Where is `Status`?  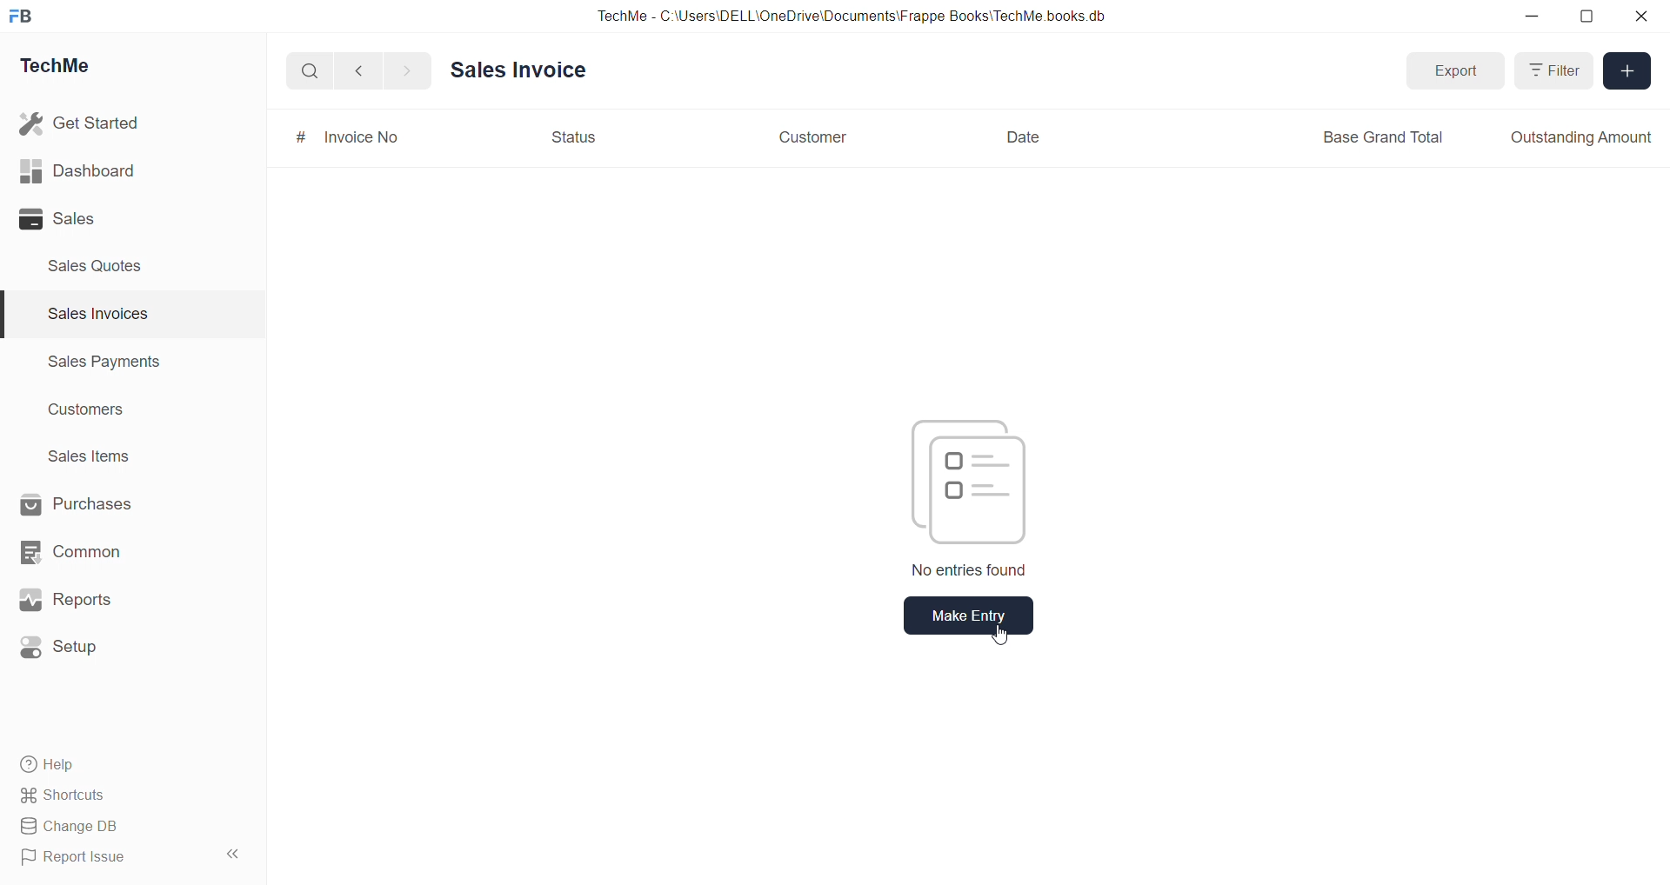 Status is located at coordinates (576, 136).